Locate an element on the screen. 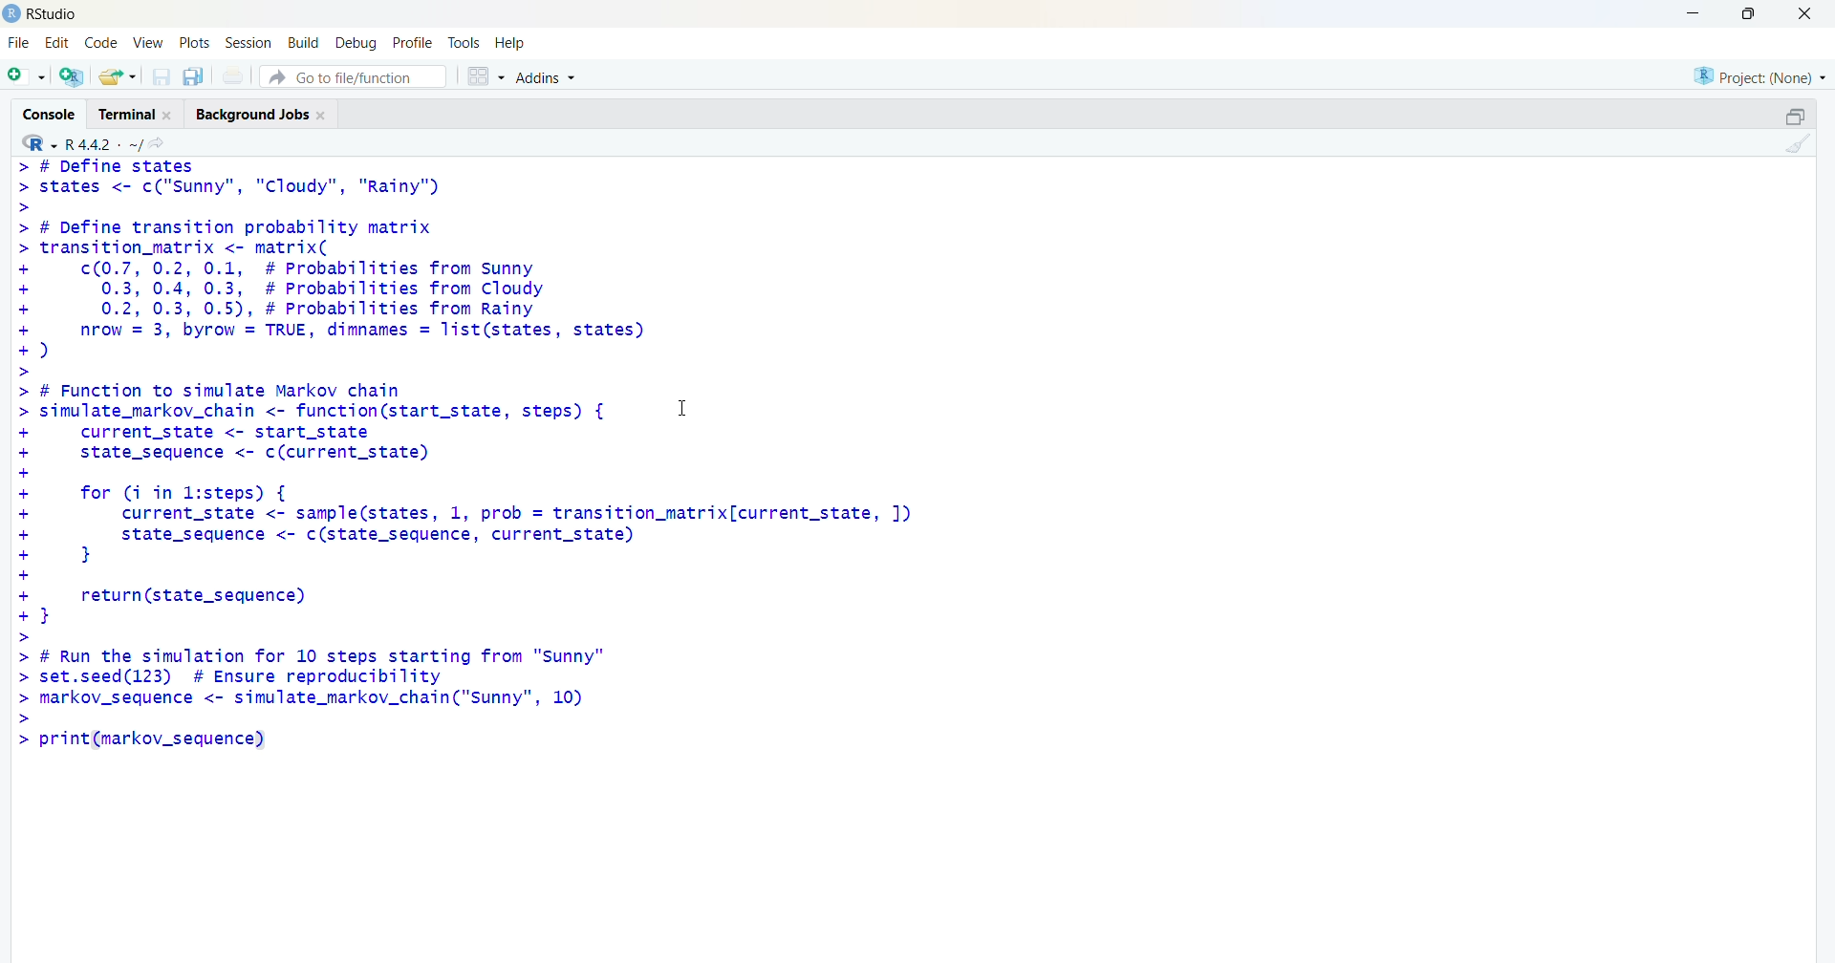  profile is located at coordinates (409, 43).